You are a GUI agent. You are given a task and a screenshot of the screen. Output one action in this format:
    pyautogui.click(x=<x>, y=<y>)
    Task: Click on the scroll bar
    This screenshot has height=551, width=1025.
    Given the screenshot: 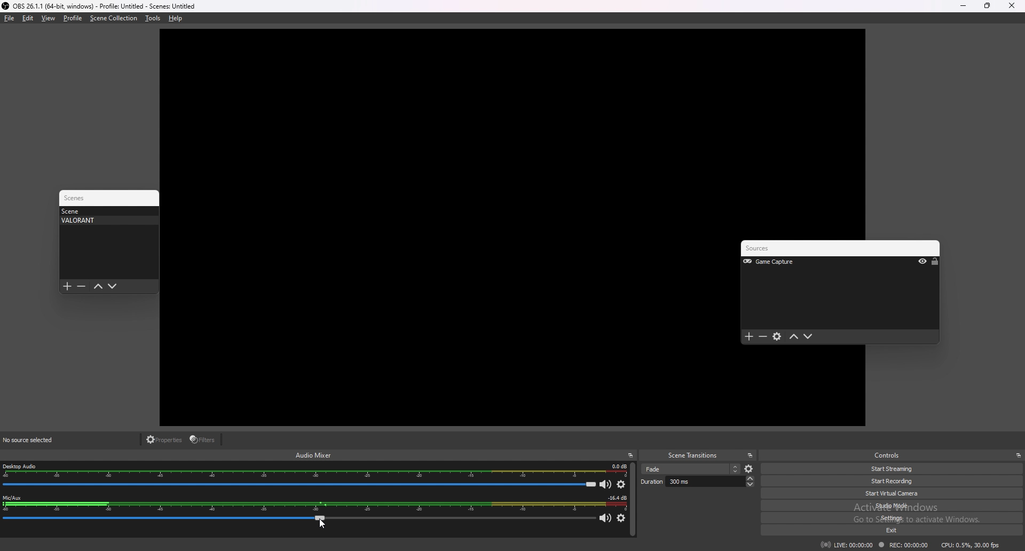 What is the action you would take?
    pyautogui.click(x=633, y=500)
    